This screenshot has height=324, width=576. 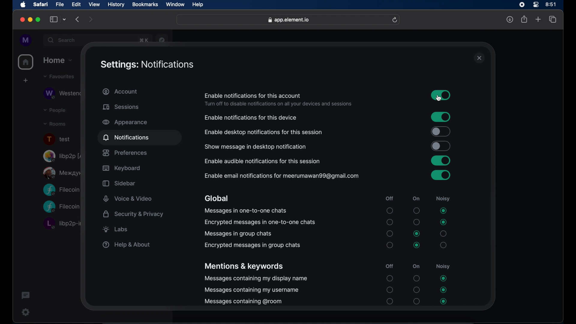 I want to click on window, so click(x=175, y=4).